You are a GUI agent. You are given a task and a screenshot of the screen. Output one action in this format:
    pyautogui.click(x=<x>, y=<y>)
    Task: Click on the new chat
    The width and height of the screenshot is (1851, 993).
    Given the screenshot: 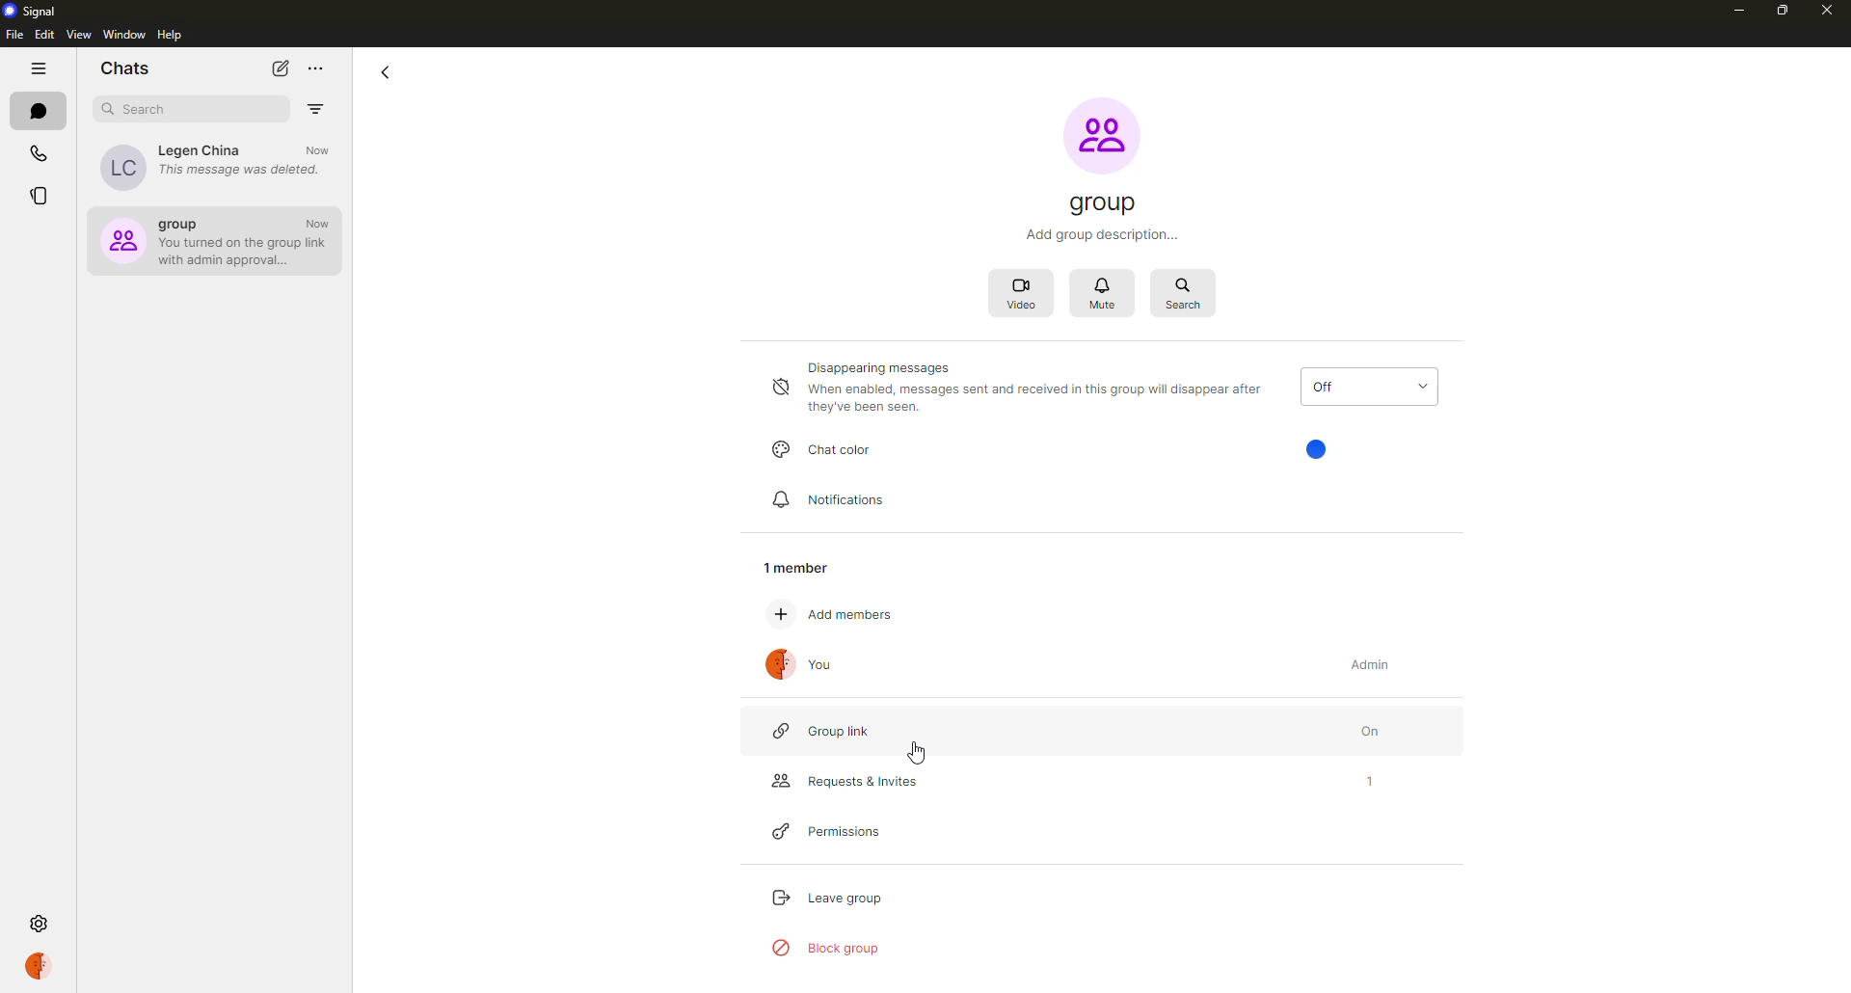 What is the action you would take?
    pyautogui.click(x=282, y=67)
    